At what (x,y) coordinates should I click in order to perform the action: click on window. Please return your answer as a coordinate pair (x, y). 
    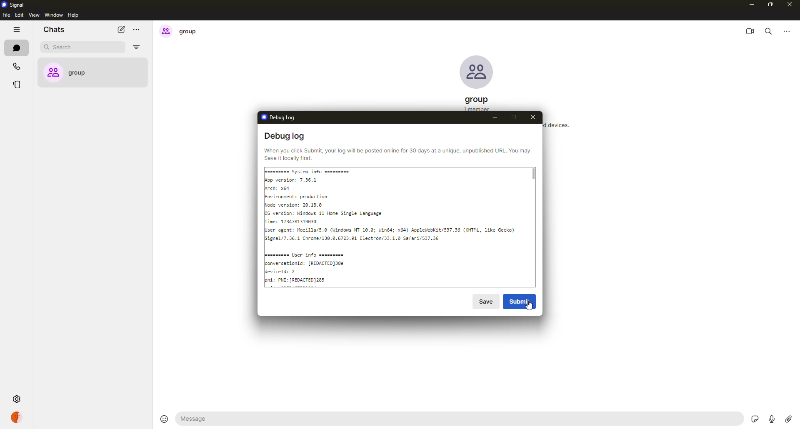
    Looking at the image, I should click on (54, 15).